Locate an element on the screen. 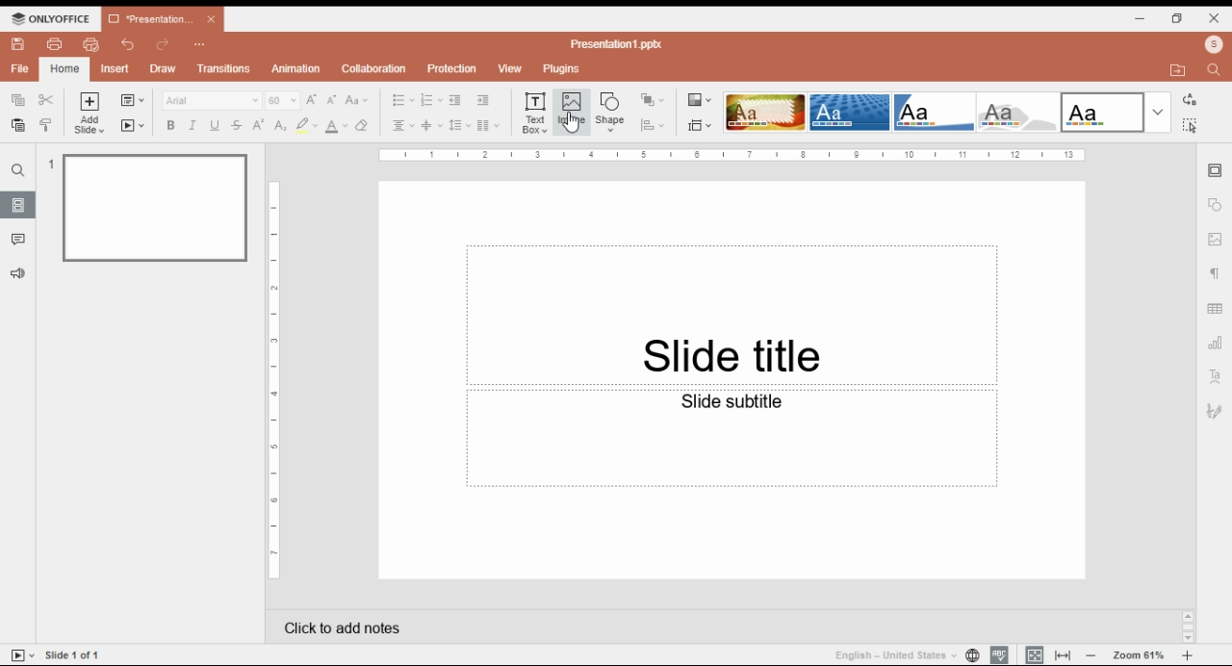 This screenshot has width=1232, height=666. underline is located at coordinates (215, 126).